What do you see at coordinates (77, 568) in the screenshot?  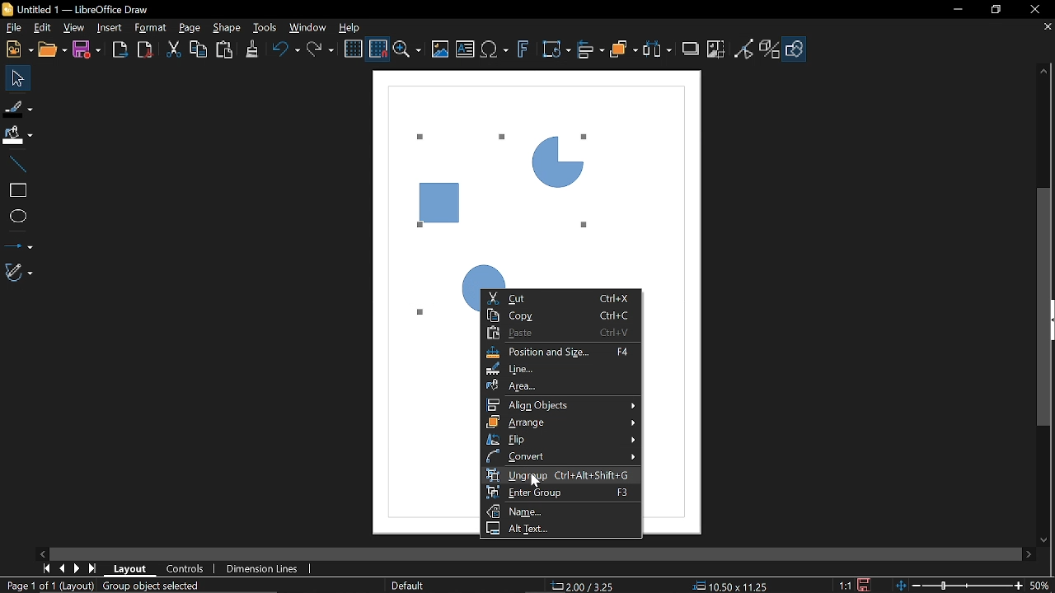 I see `Next page` at bounding box center [77, 568].